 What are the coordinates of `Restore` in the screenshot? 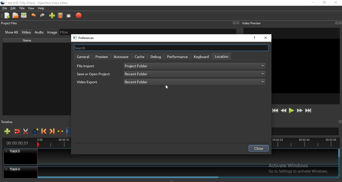 It's located at (324, 3).